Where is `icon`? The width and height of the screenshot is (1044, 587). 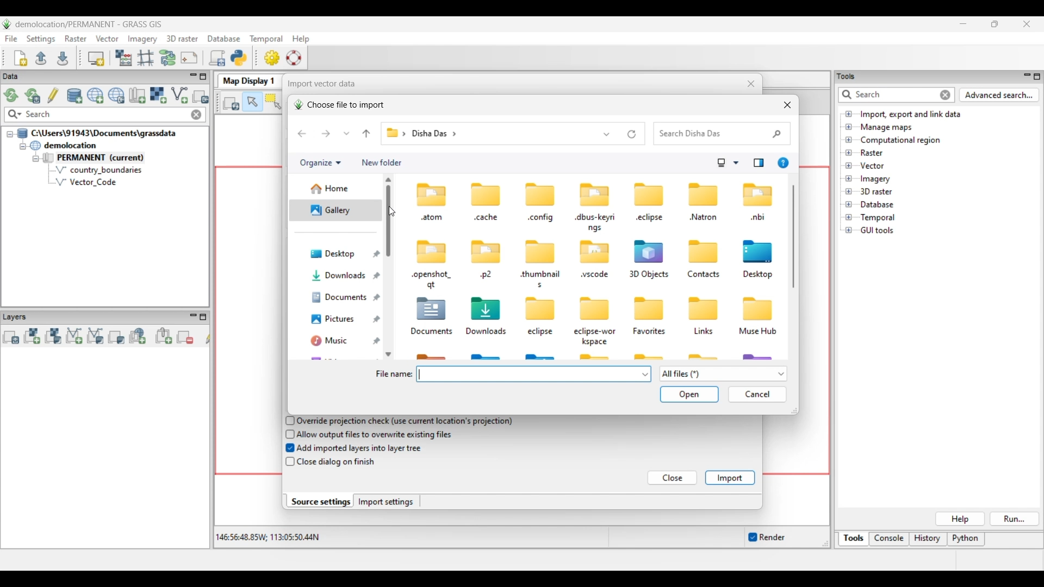
icon is located at coordinates (487, 307).